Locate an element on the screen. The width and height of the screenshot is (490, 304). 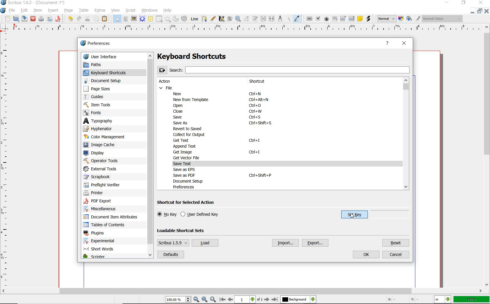
tables of contents is located at coordinates (107, 225).